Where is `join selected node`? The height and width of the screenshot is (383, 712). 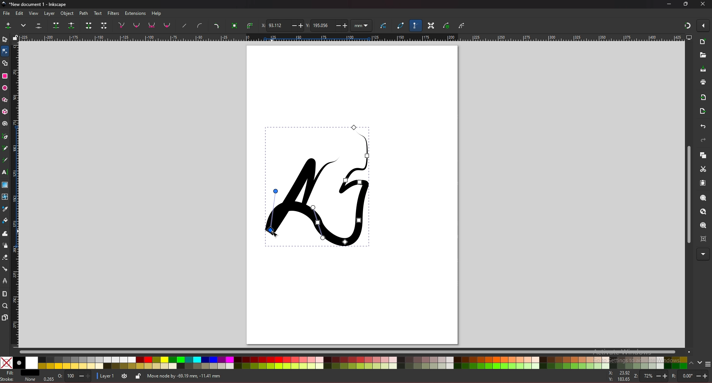
join selected node is located at coordinates (56, 25).